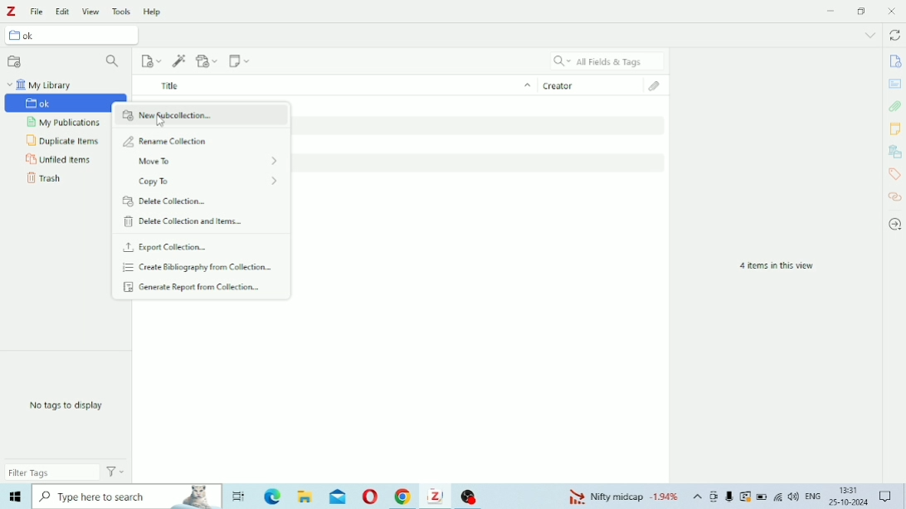  What do you see at coordinates (794, 497) in the screenshot?
I see `Speakers` at bounding box center [794, 497].